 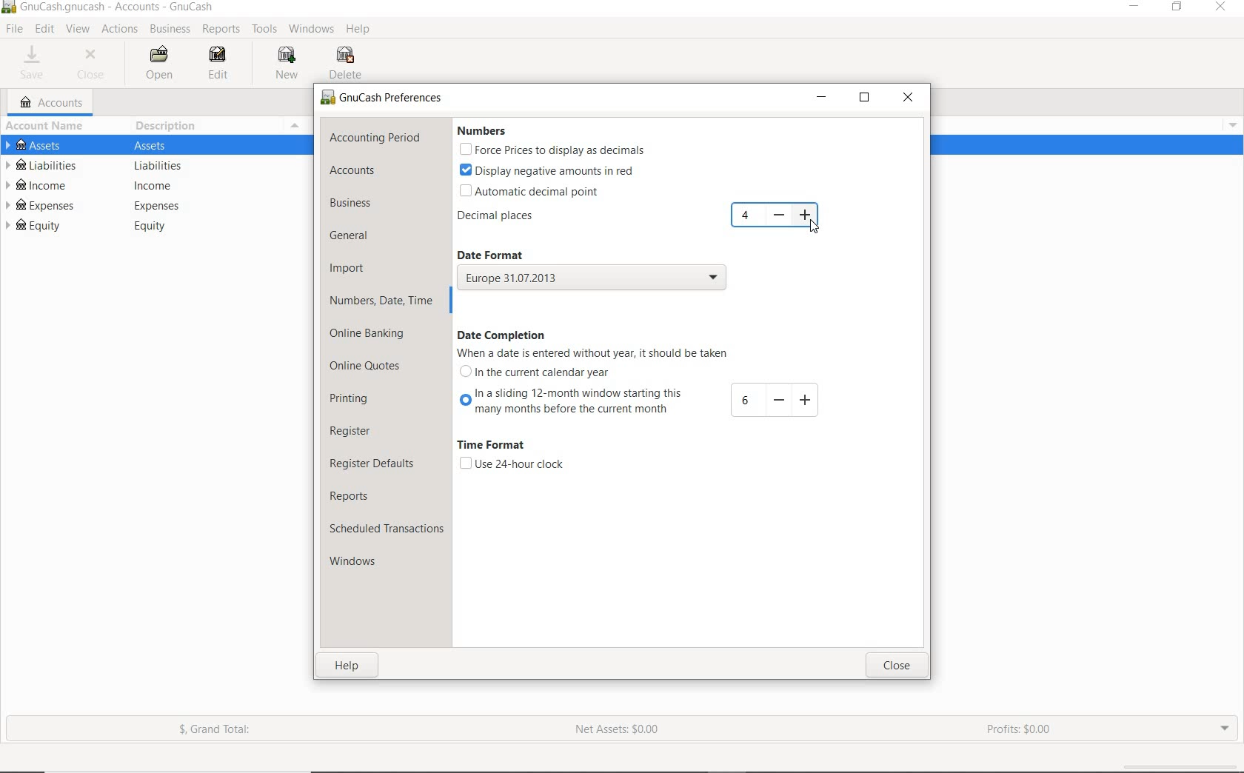 What do you see at coordinates (366, 368) in the screenshot?
I see `online quotes` at bounding box center [366, 368].